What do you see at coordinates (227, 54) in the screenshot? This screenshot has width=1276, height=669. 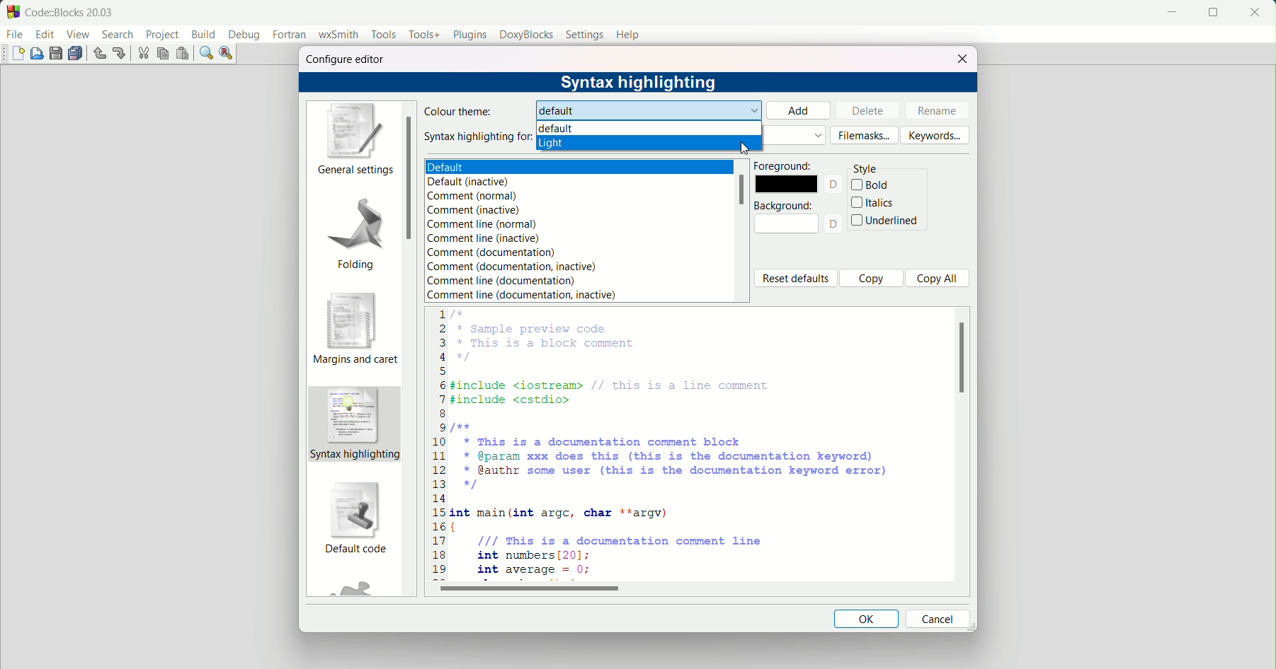 I see `find and replace` at bounding box center [227, 54].